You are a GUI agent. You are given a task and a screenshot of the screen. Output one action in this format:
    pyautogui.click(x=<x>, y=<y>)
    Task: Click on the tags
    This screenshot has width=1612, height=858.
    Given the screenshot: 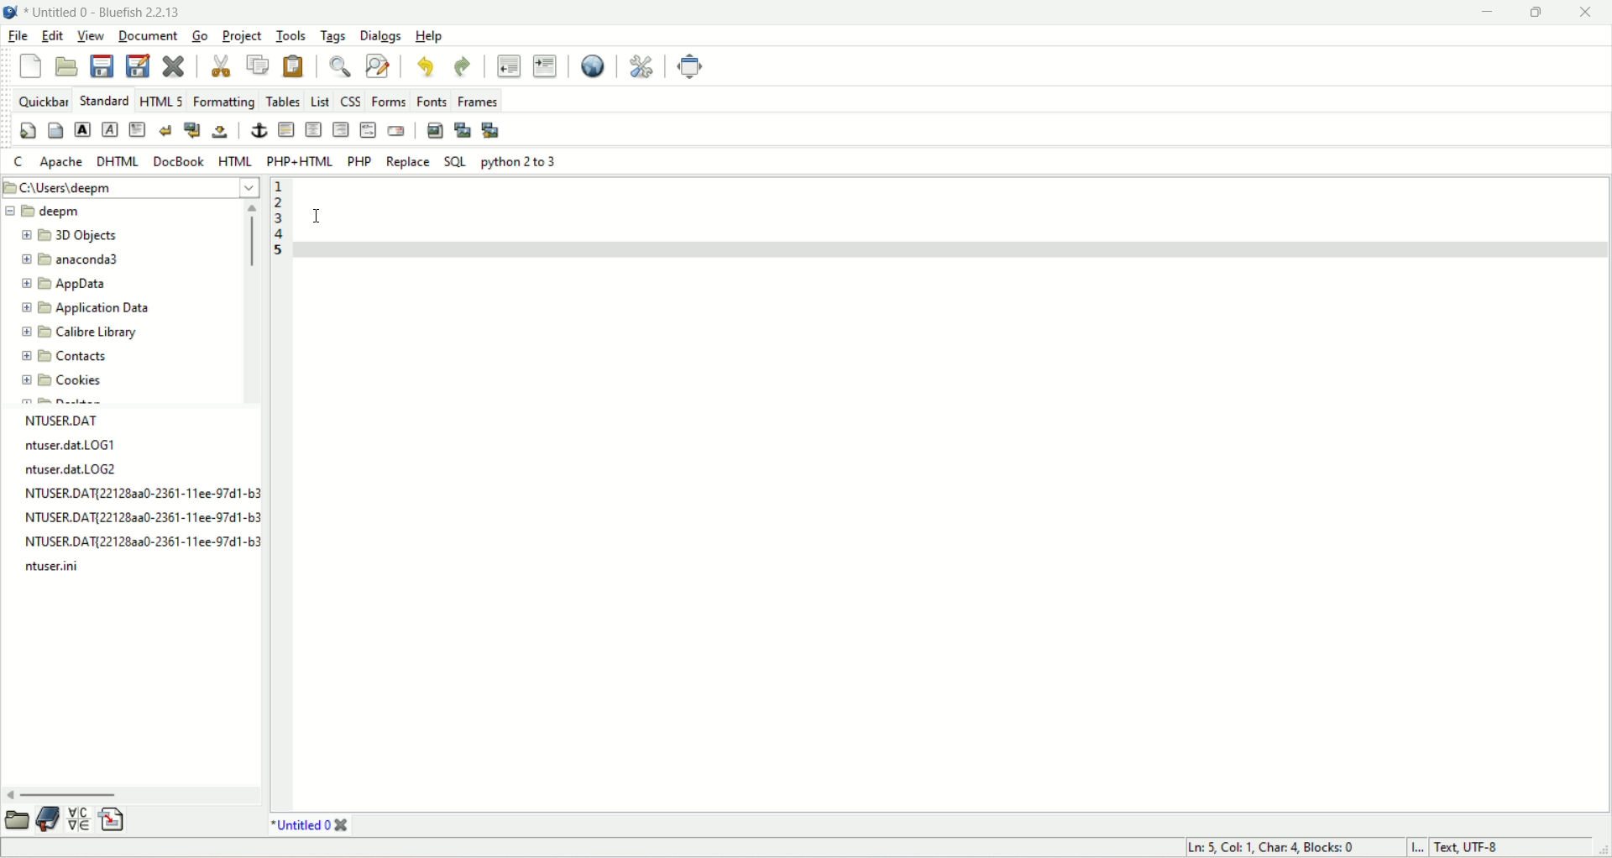 What is the action you would take?
    pyautogui.click(x=333, y=35)
    